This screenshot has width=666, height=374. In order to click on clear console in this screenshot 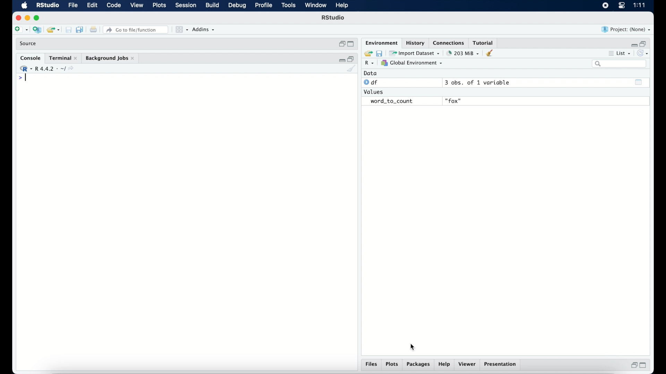, I will do `click(491, 53)`.